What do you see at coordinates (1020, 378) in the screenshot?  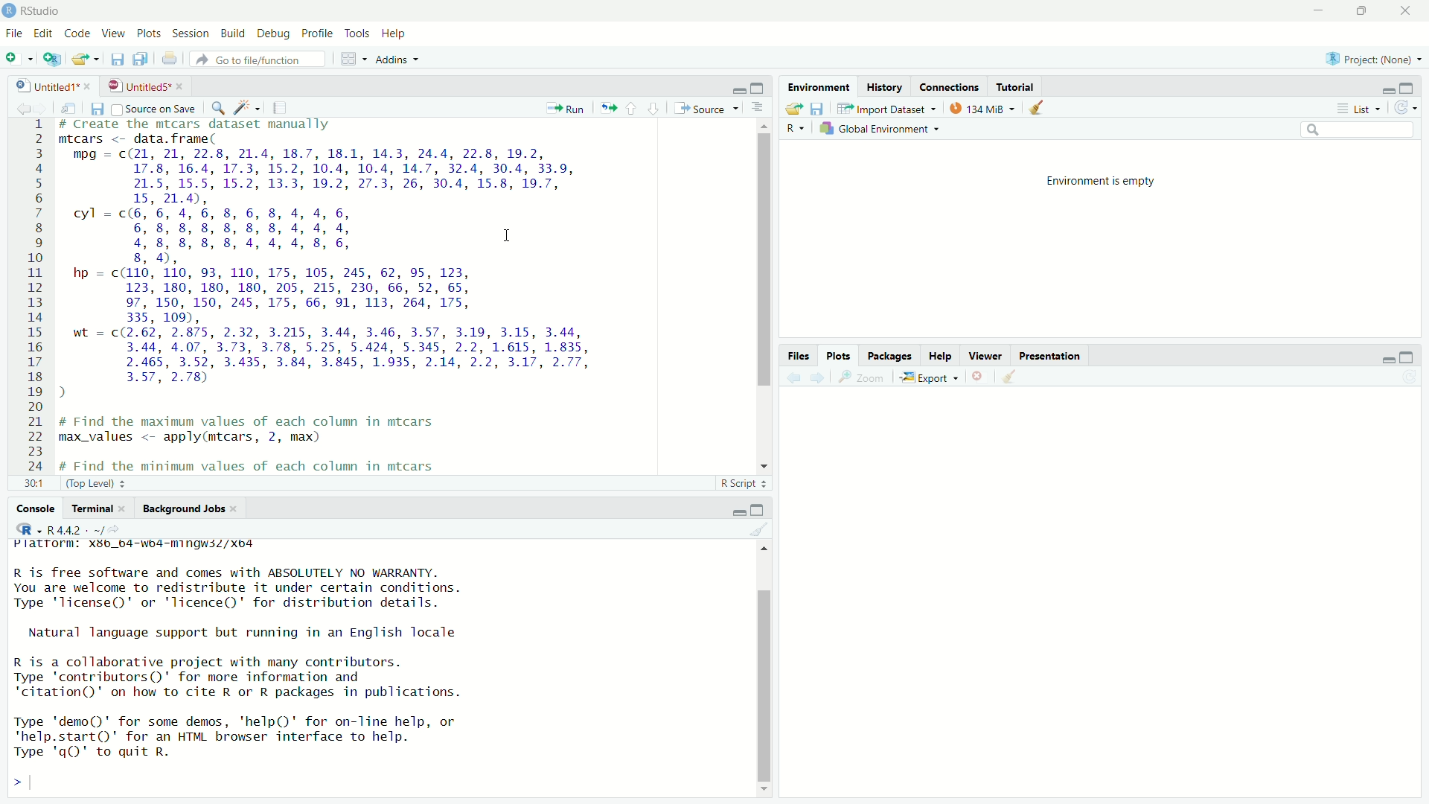 I see `clear` at bounding box center [1020, 378].